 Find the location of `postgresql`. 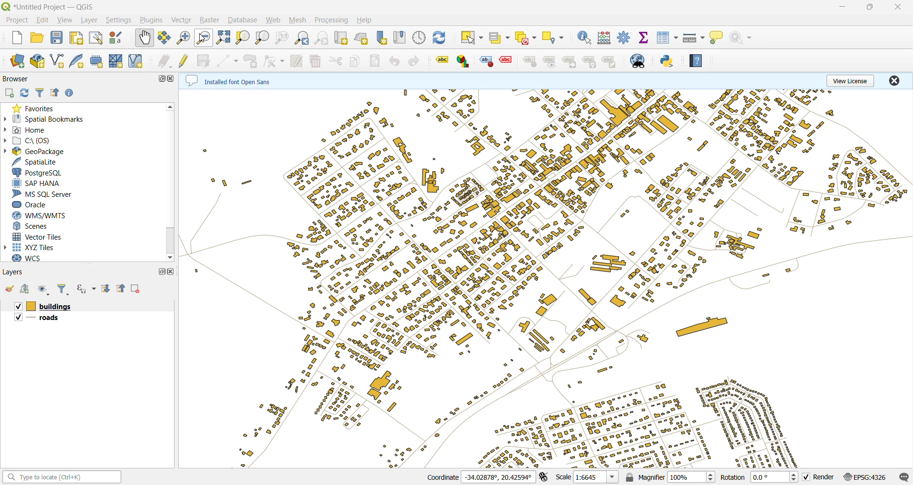

postgresql is located at coordinates (40, 172).